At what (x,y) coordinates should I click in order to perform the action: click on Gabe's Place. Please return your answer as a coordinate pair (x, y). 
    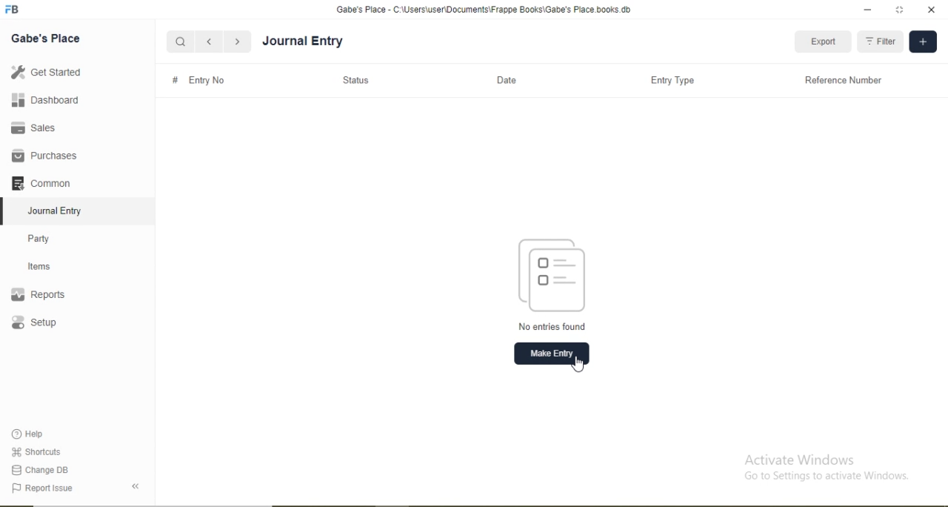
    Looking at the image, I should click on (47, 38).